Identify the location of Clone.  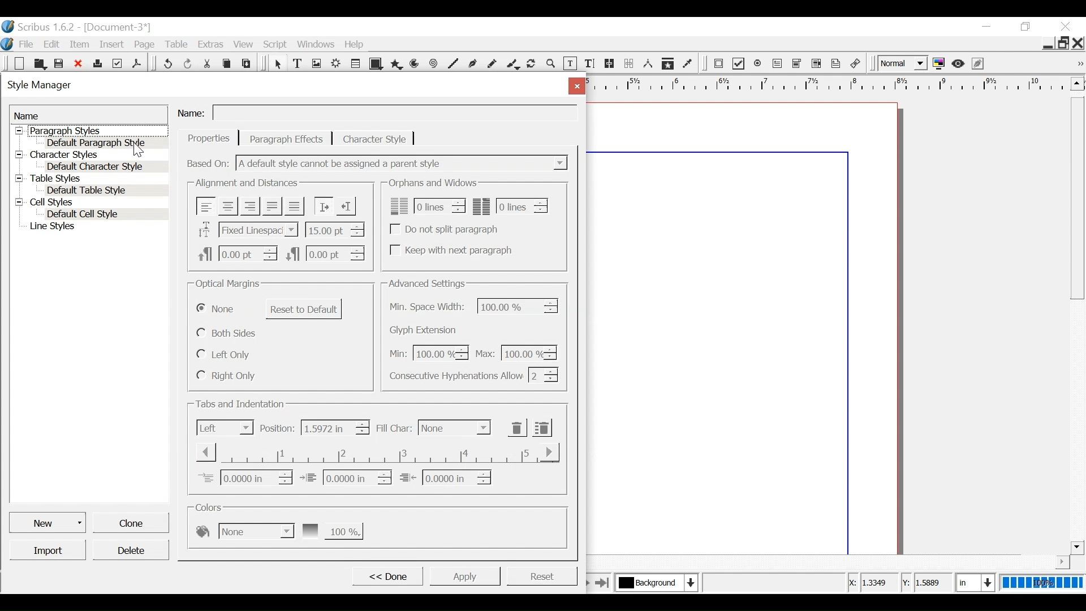
(130, 522).